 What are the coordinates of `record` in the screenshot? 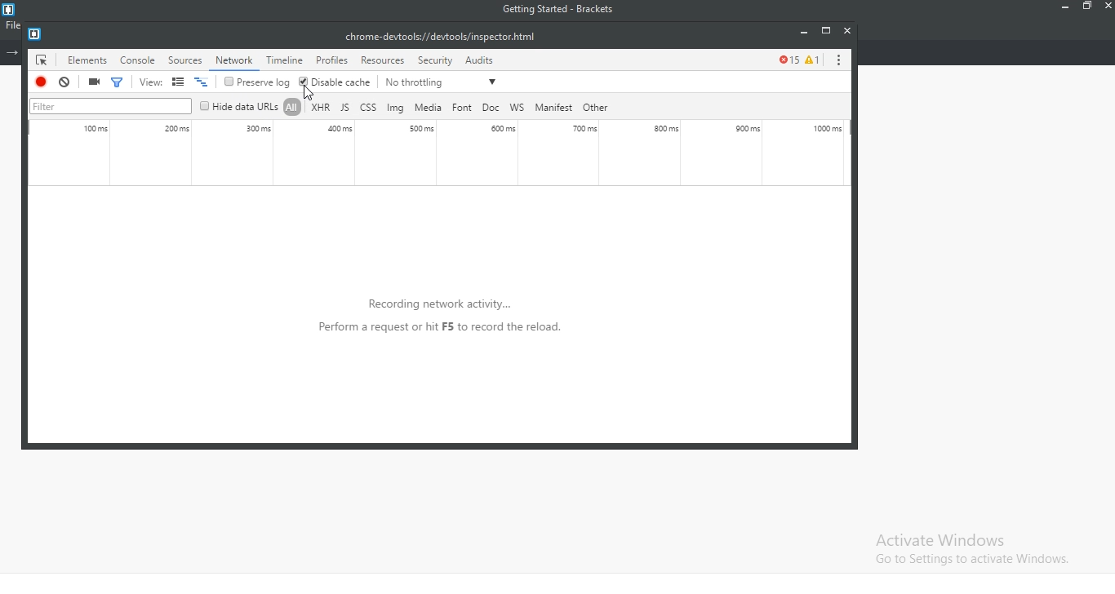 It's located at (94, 82).